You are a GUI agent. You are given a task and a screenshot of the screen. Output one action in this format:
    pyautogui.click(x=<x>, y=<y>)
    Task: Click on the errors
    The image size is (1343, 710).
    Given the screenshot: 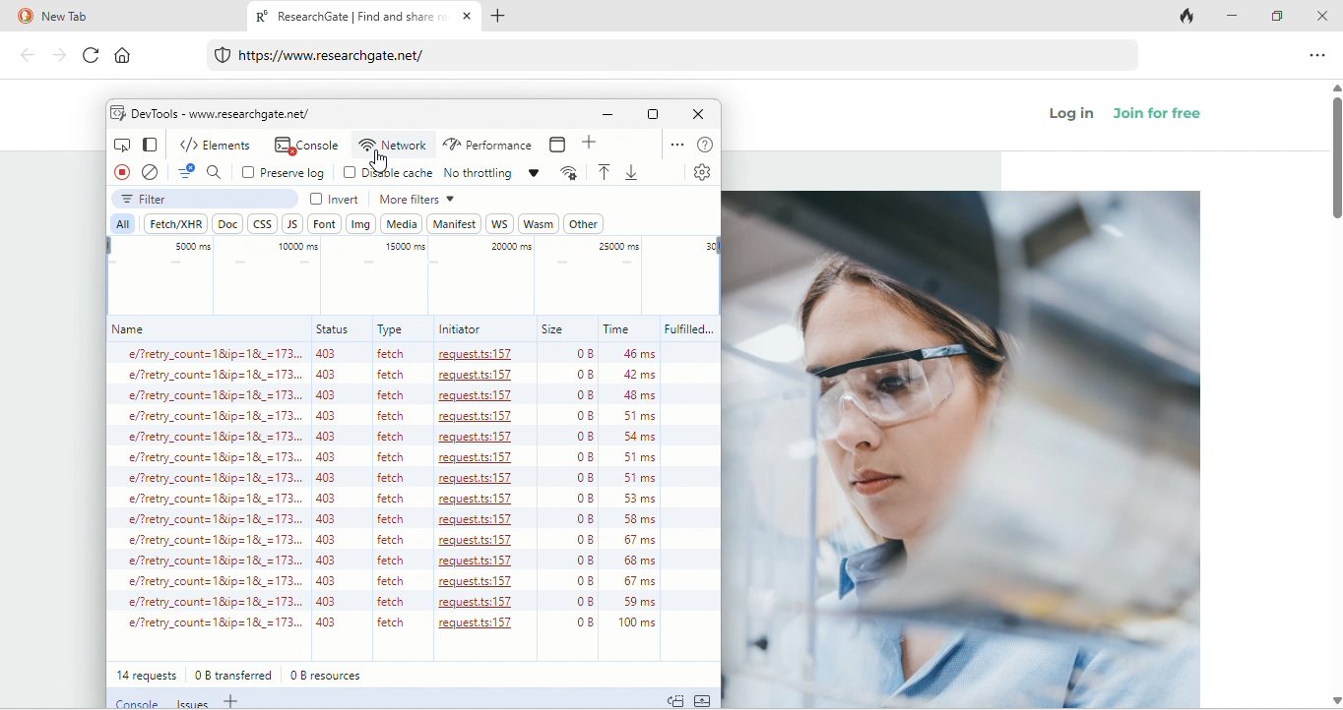 What is the action you would take?
    pyautogui.click(x=183, y=172)
    